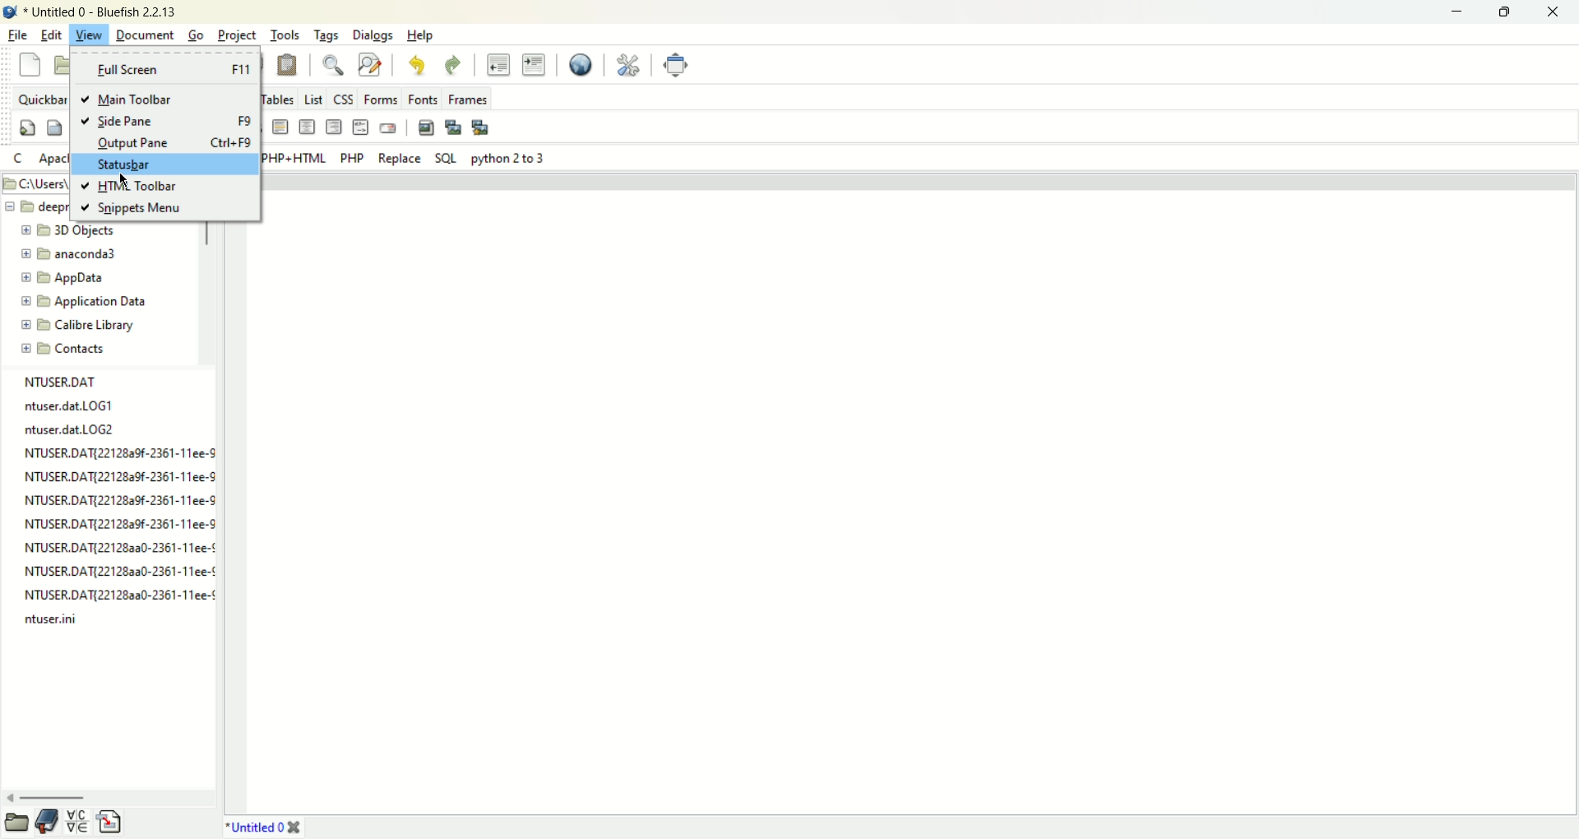 Image resolution: width=1579 pixels, height=839 pixels. I want to click on center, so click(308, 127).